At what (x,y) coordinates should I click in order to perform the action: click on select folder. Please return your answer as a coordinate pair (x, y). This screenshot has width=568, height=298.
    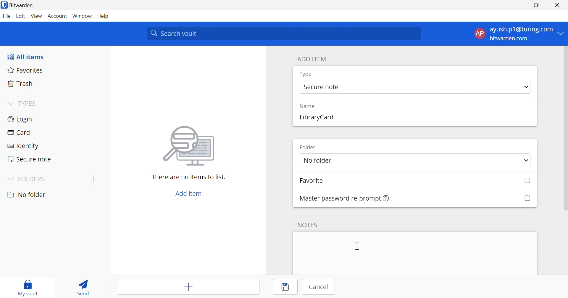
    Looking at the image, I should click on (415, 160).